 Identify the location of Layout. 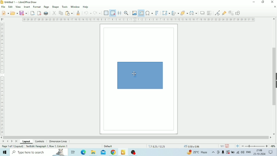
(26, 141).